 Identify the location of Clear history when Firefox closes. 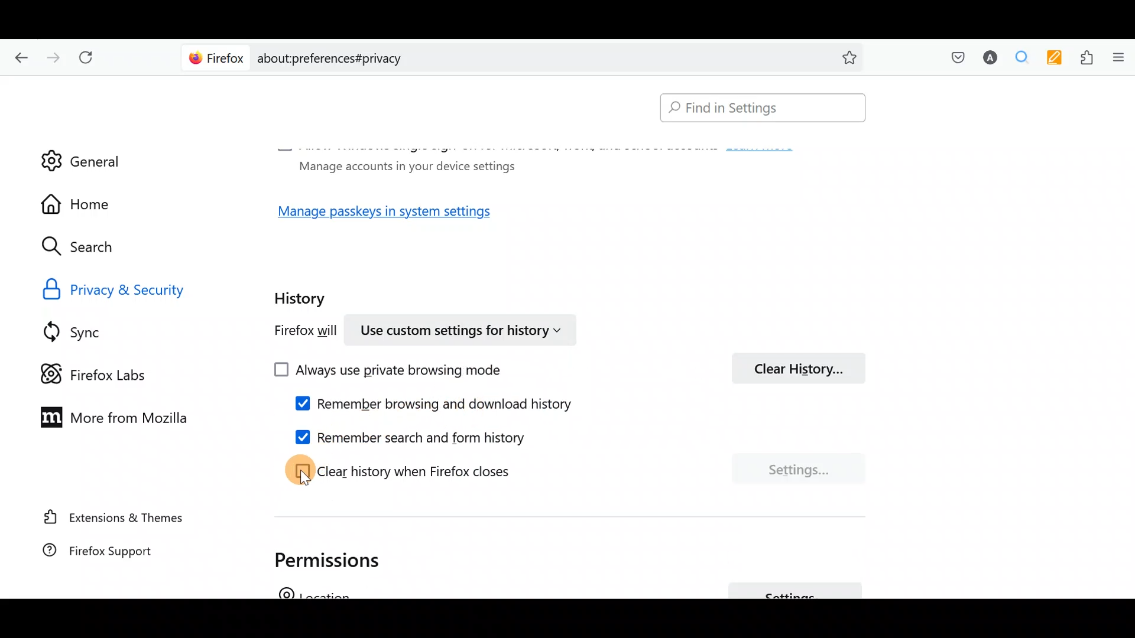
(434, 468).